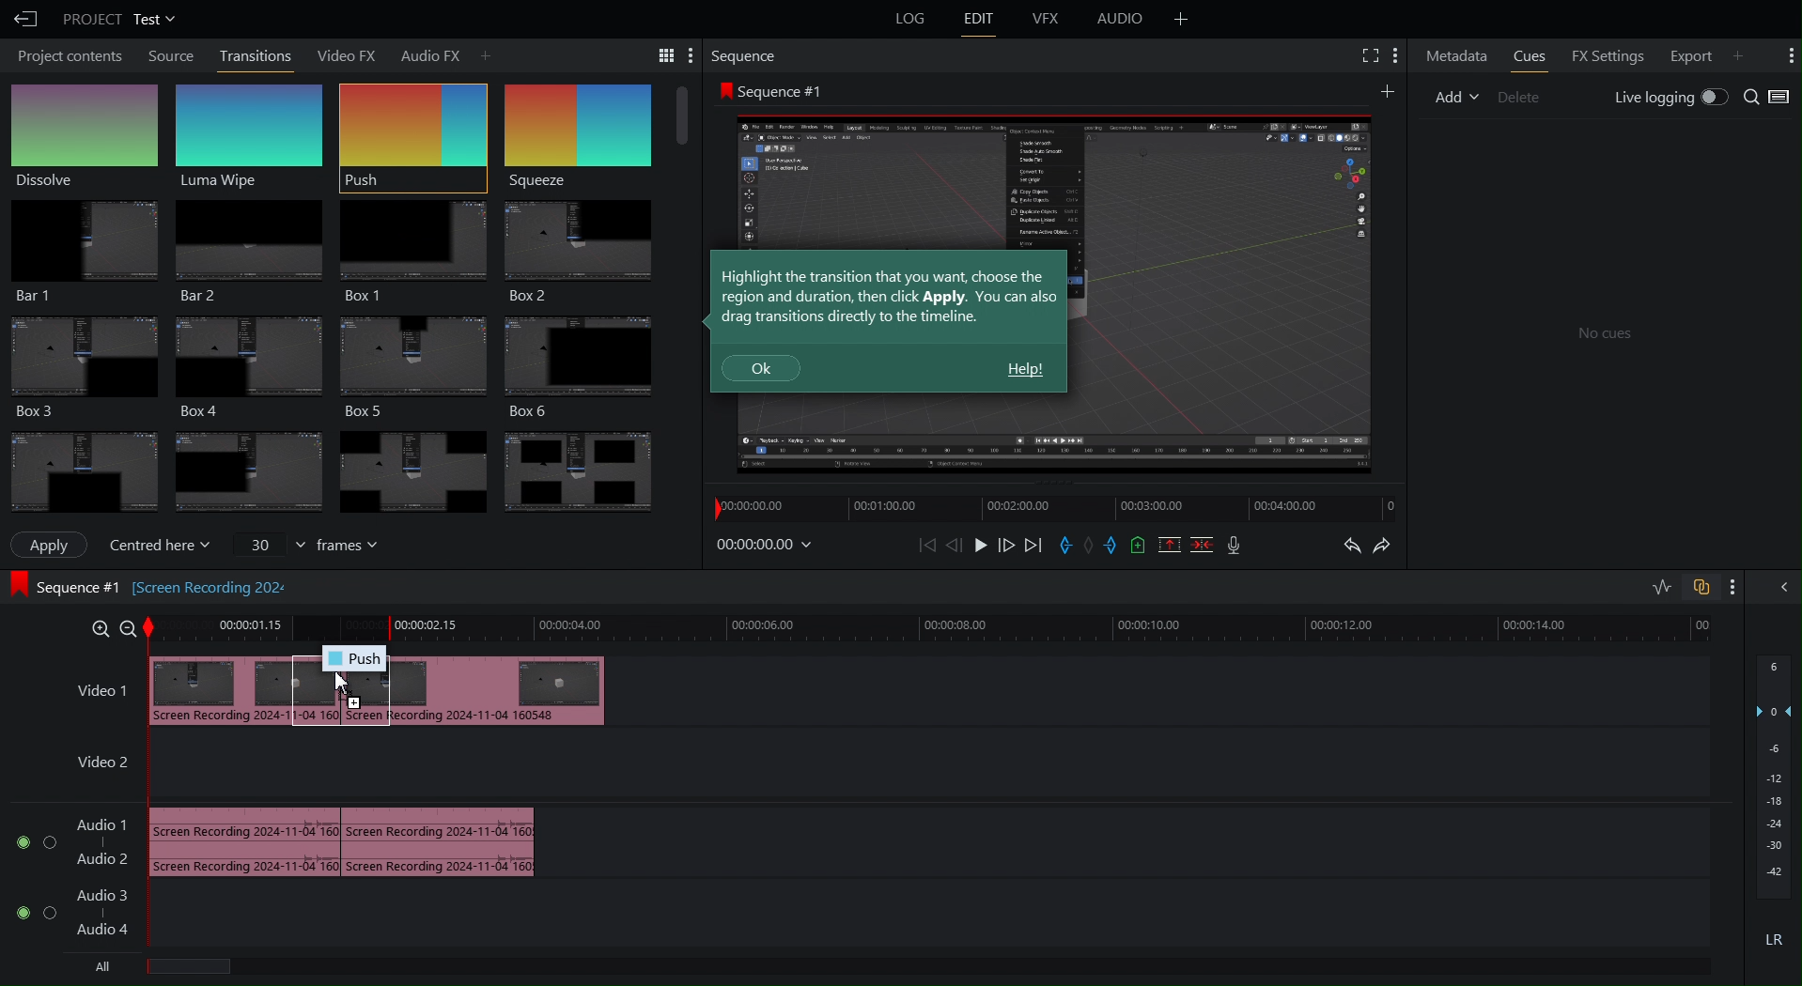 This screenshot has height=986, width=1802. What do you see at coordinates (1033, 547) in the screenshot?
I see `Skip Forward` at bounding box center [1033, 547].